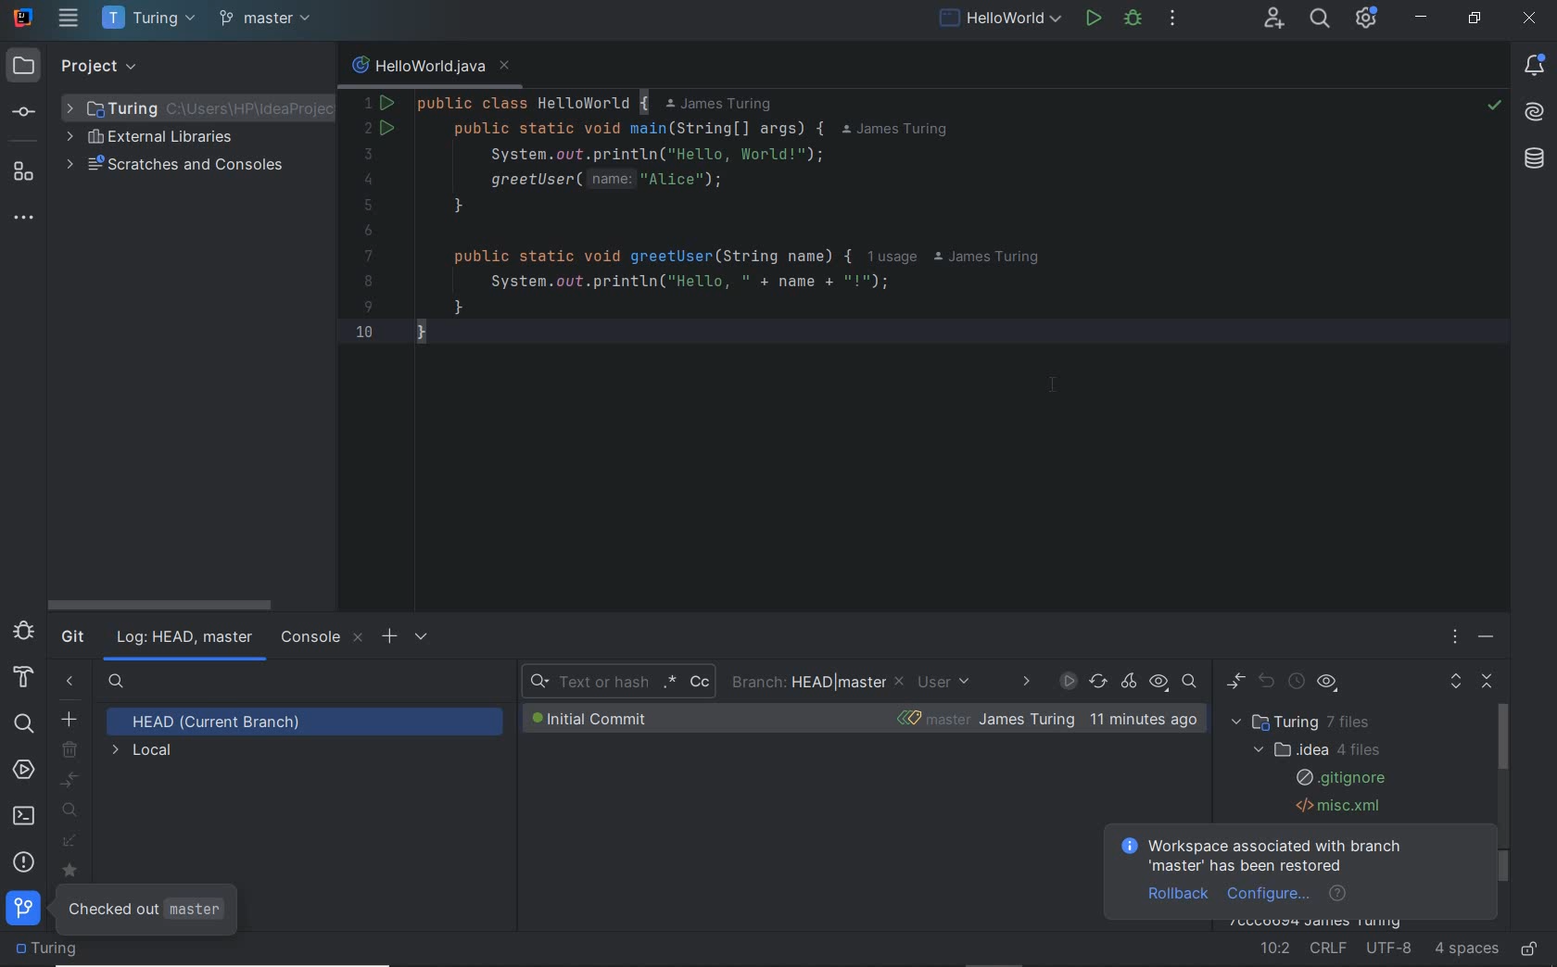 The image size is (1557, 967). I want to click on debug, so click(1133, 20).